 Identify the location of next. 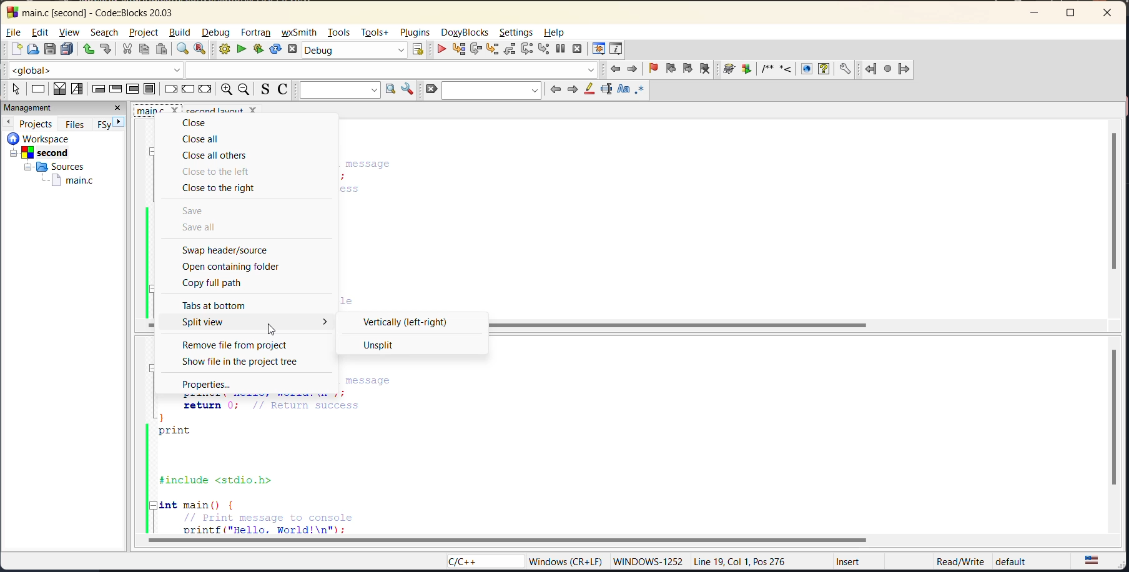
(571, 89).